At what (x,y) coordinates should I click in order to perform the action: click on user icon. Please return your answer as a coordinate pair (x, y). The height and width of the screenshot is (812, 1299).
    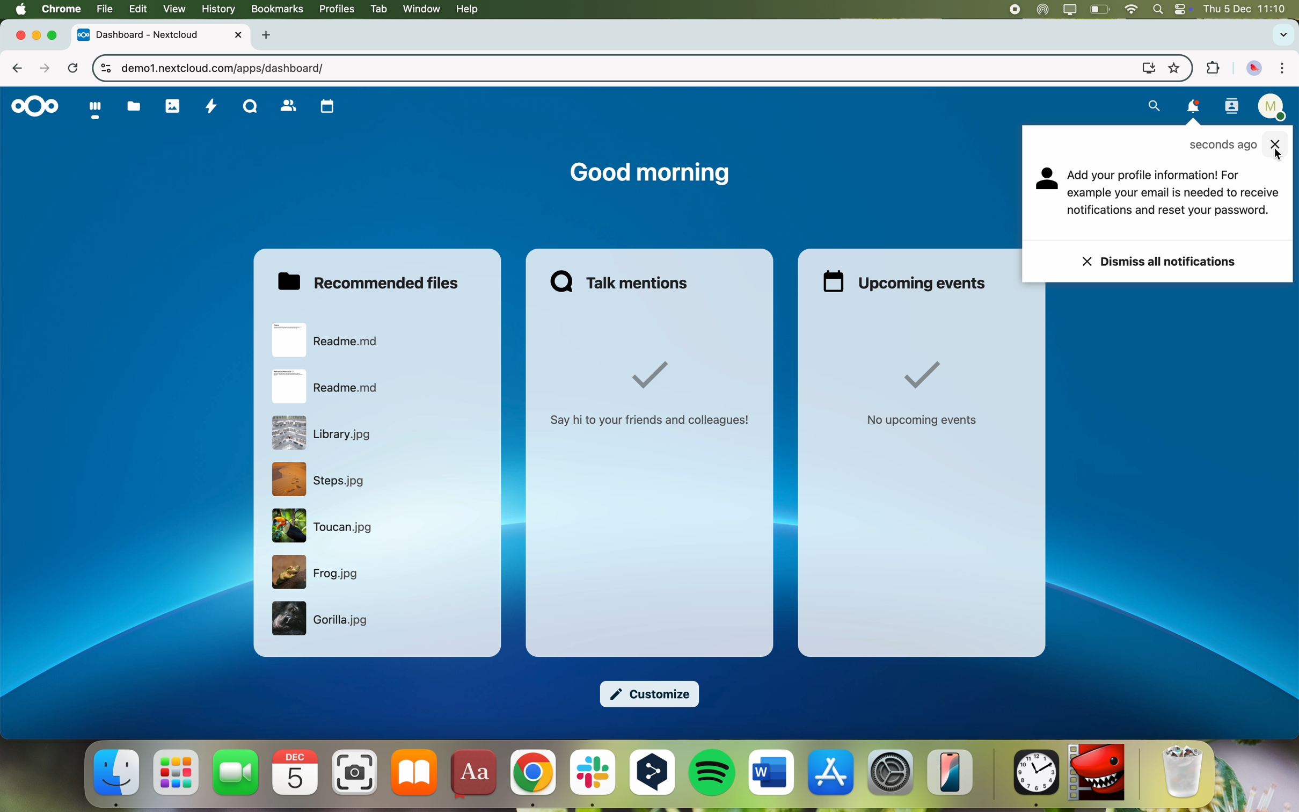
    Looking at the image, I should click on (1047, 180).